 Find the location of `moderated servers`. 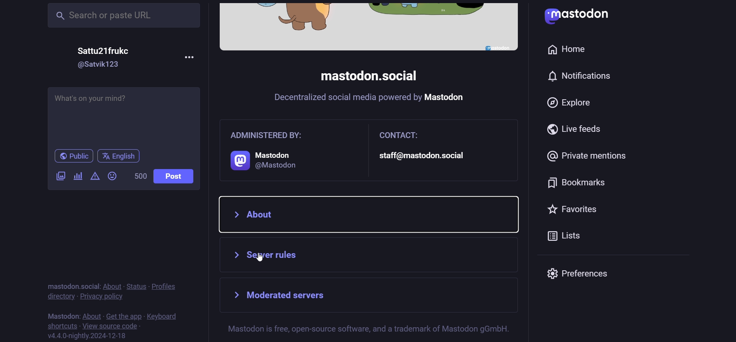

moderated servers is located at coordinates (304, 296).